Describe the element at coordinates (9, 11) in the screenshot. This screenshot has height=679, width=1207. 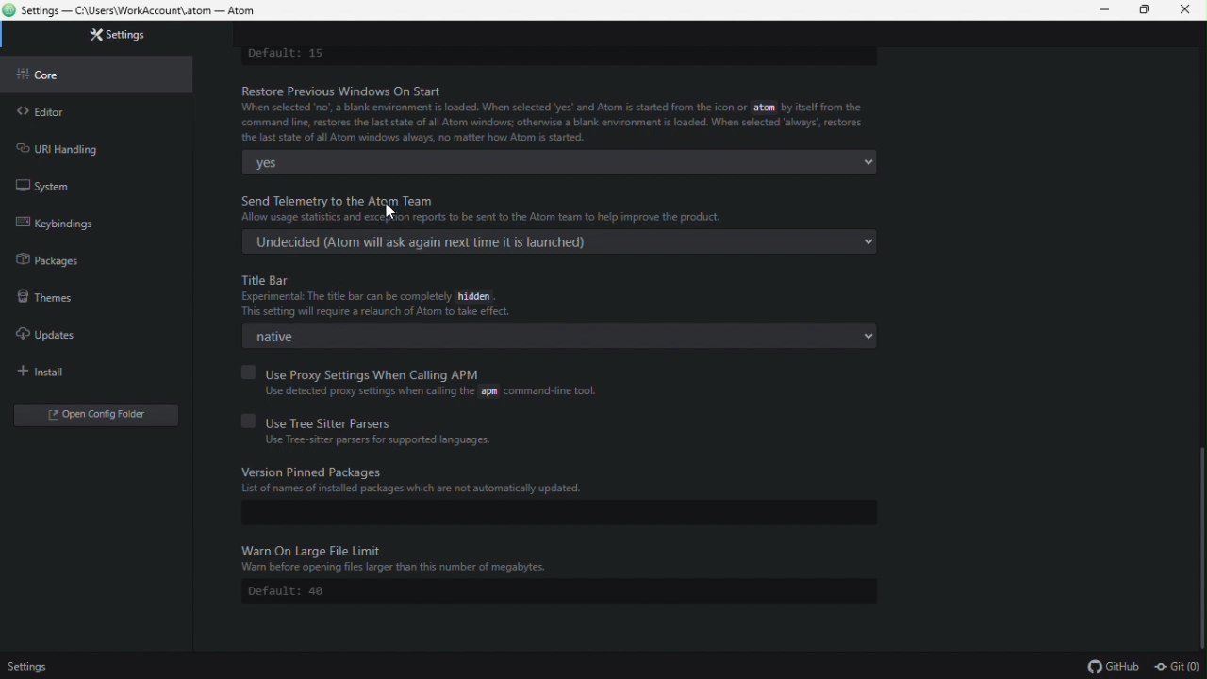
I see `atom logo` at that location.